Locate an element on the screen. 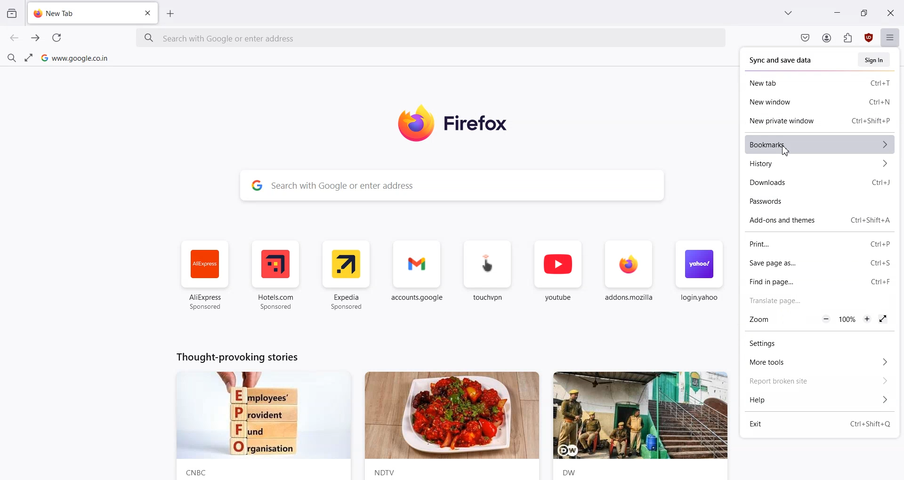 This screenshot has width=904, height=480. More tools is located at coordinates (820, 362).